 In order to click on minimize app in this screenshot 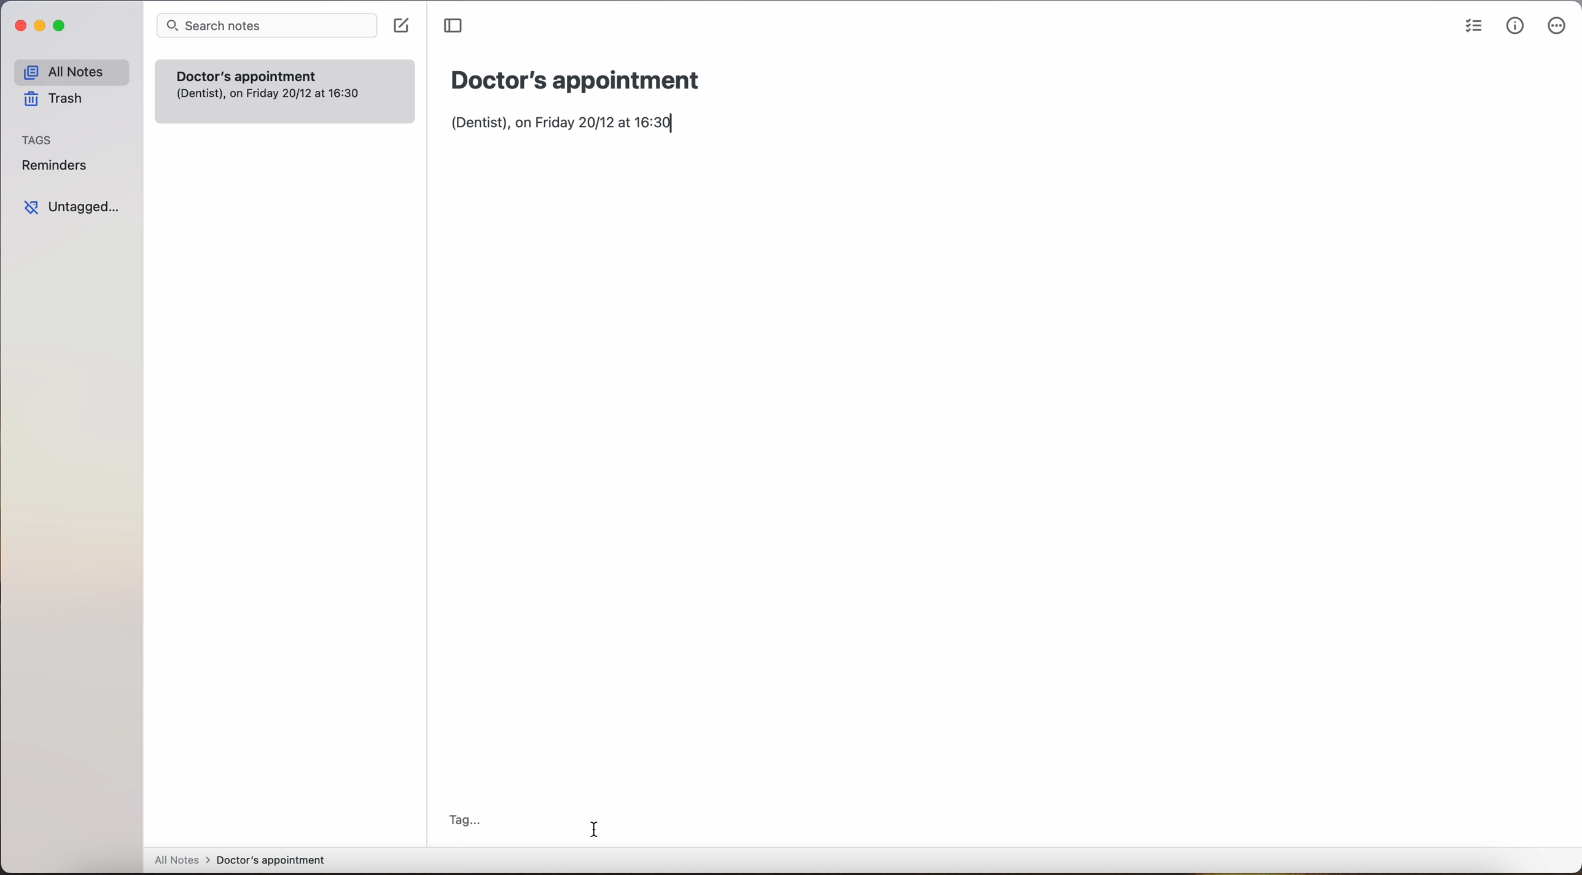, I will do `click(41, 27)`.